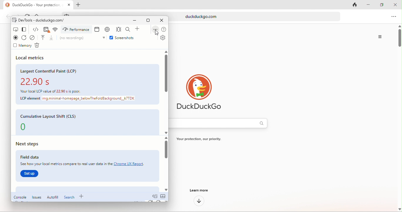 This screenshot has height=212, width=402. I want to click on option, so click(394, 17).